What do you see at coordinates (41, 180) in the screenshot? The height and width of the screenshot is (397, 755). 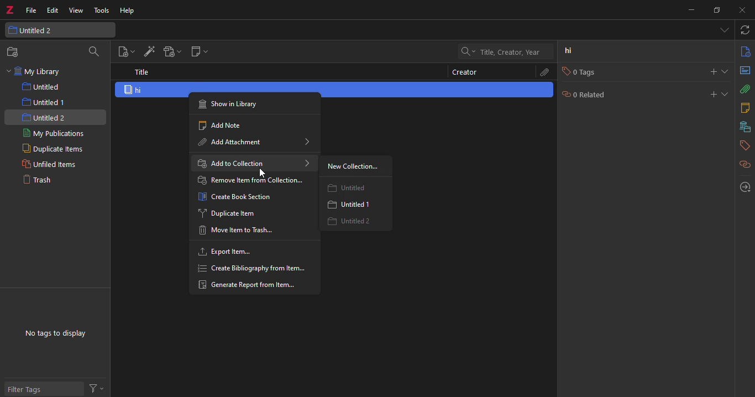 I see `trash` at bounding box center [41, 180].